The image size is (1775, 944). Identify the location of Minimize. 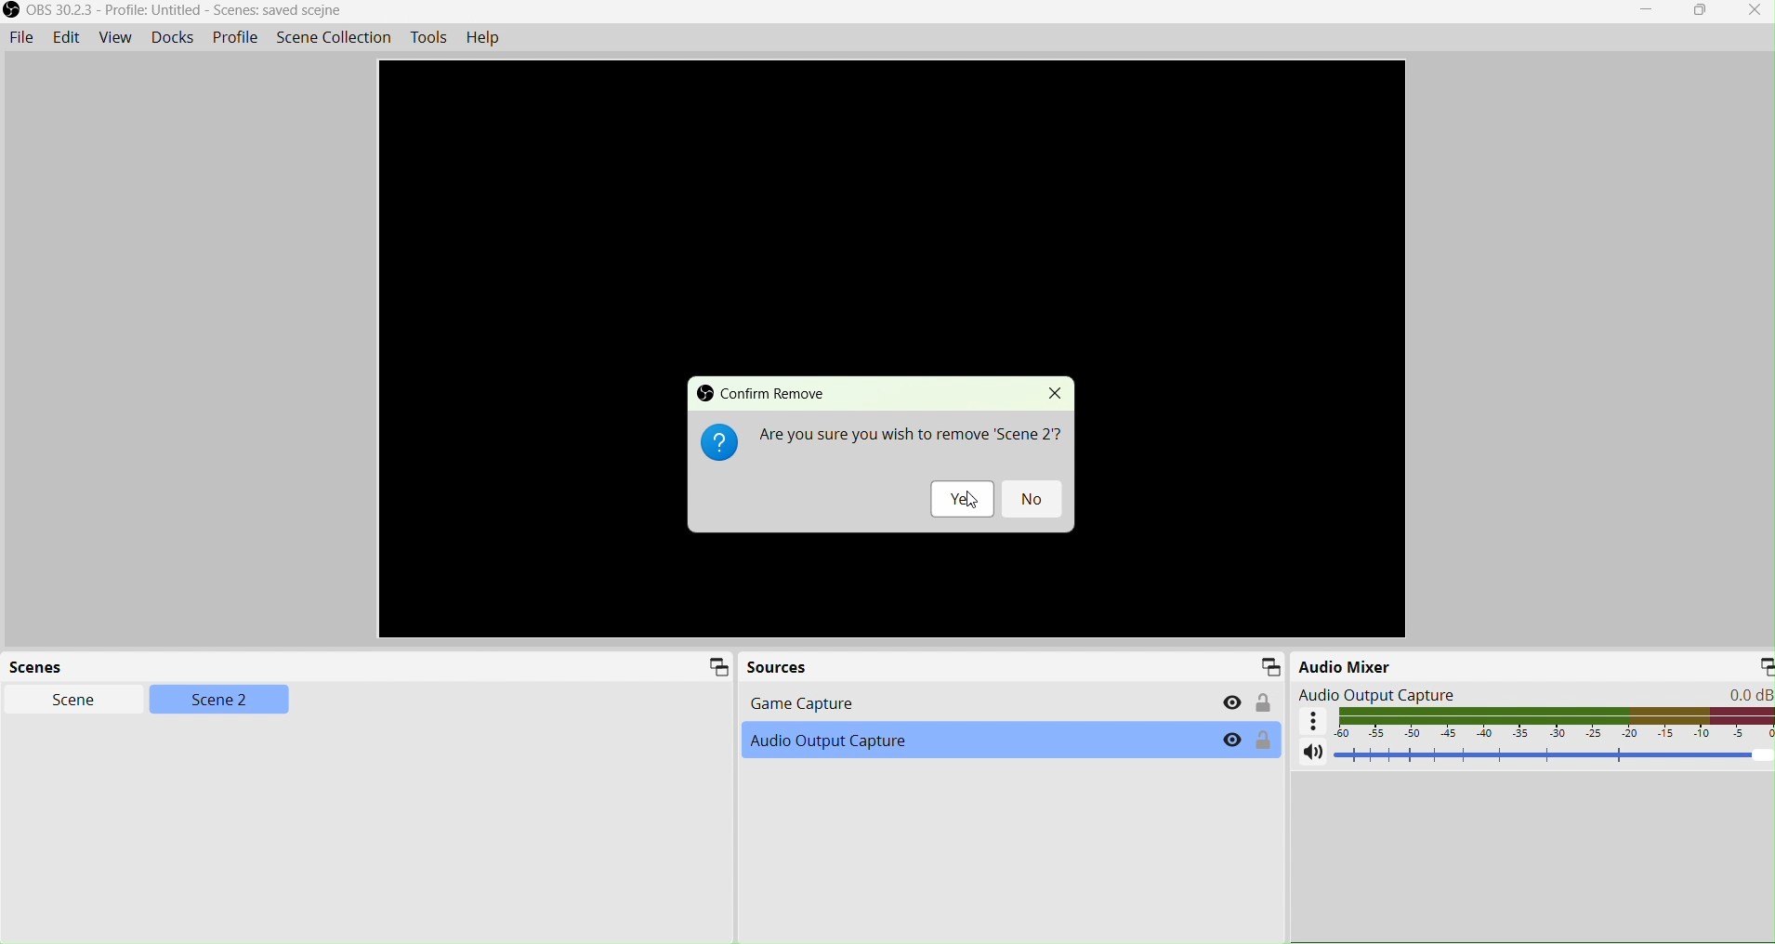
(1647, 10).